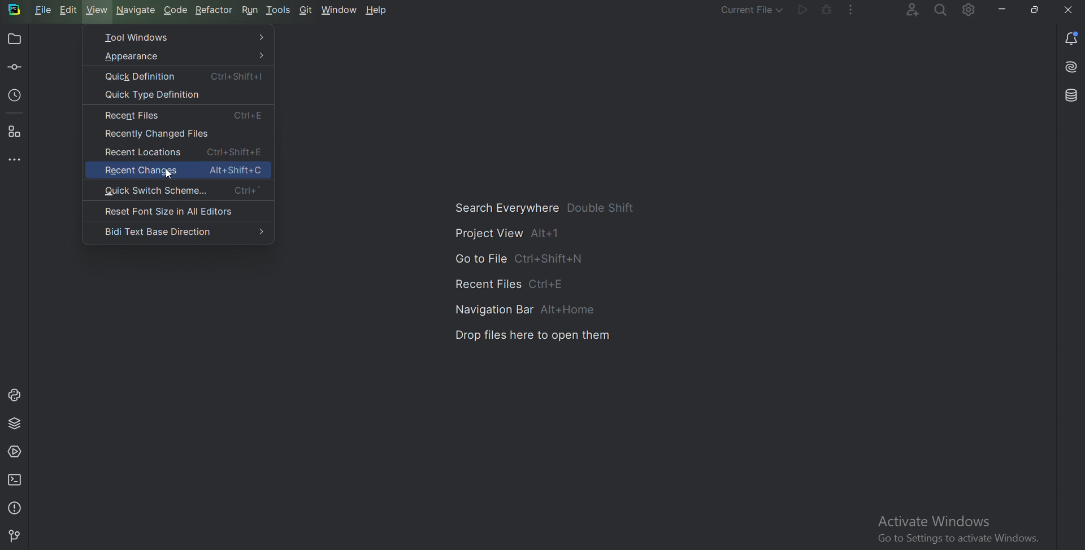 The width and height of the screenshot is (1085, 550). Describe the element at coordinates (910, 10) in the screenshot. I see `Code with me` at that location.